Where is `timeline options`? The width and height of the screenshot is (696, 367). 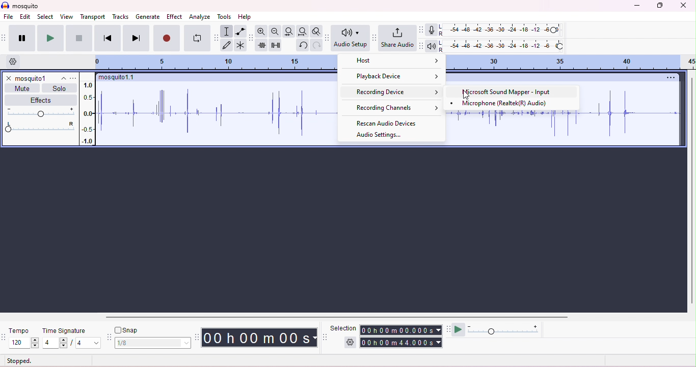
timeline options is located at coordinates (14, 62).